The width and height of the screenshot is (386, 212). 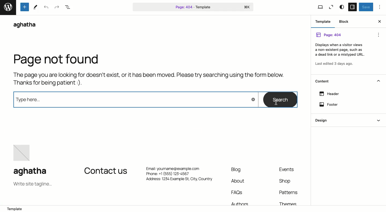 What do you see at coordinates (8, 7) in the screenshot?
I see `word press logo` at bounding box center [8, 7].